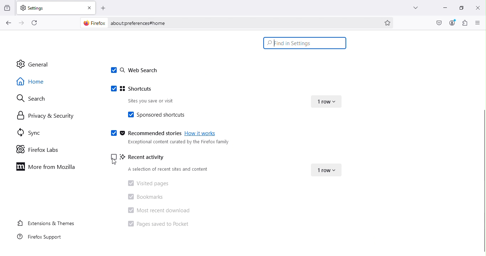 The height and width of the screenshot is (256, 486). What do you see at coordinates (477, 7) in the screenshot?
I see `Close` at bounding box center [477, 7].